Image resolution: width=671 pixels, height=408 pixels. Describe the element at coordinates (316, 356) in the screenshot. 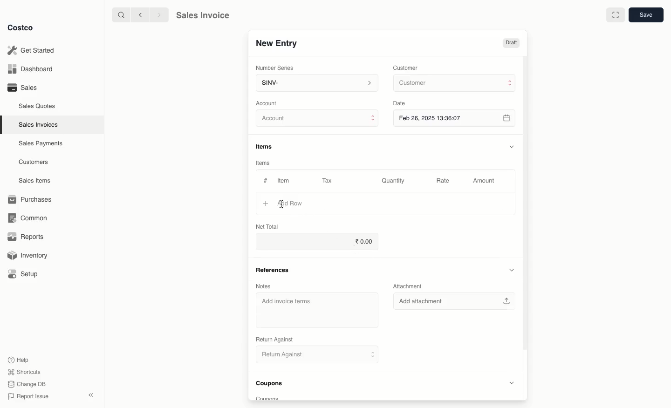

I see `Return Against` at that location.